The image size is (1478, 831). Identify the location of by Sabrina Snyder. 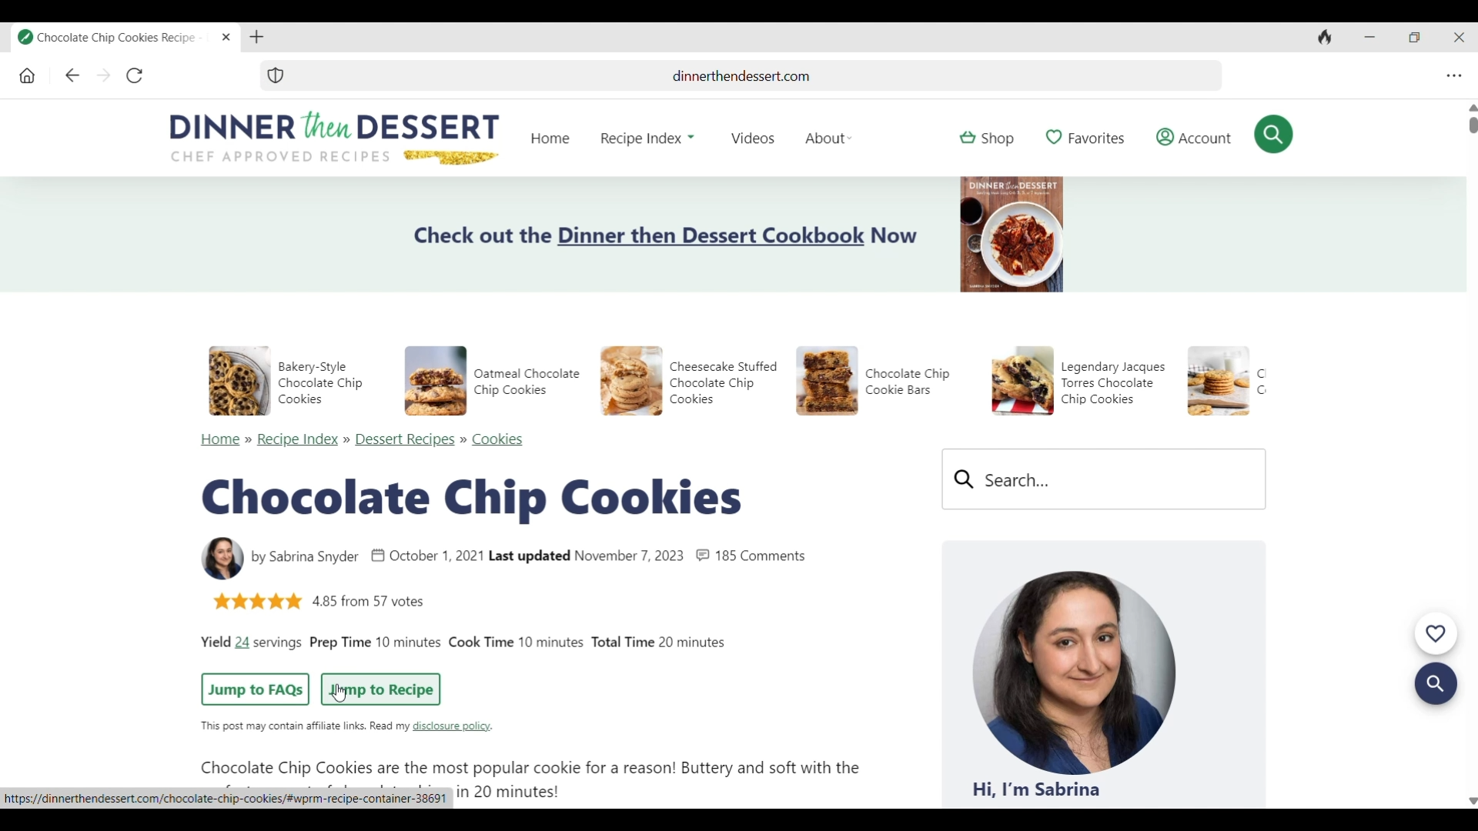
(305, 558).